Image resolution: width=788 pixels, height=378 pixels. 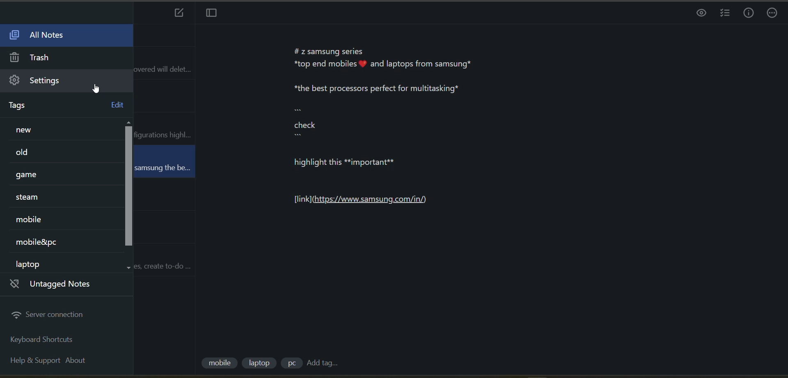 What do you see at coordinates (23, 106) in the screenshot?
I see `tags` at bounding box center [23, 106].